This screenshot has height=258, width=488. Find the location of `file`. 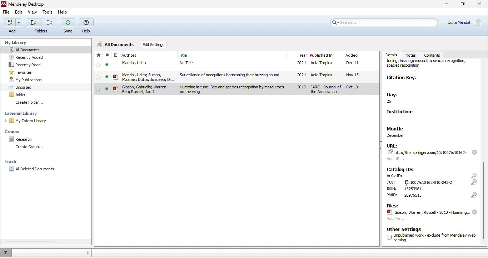

file is located at coordinates (250, 64).